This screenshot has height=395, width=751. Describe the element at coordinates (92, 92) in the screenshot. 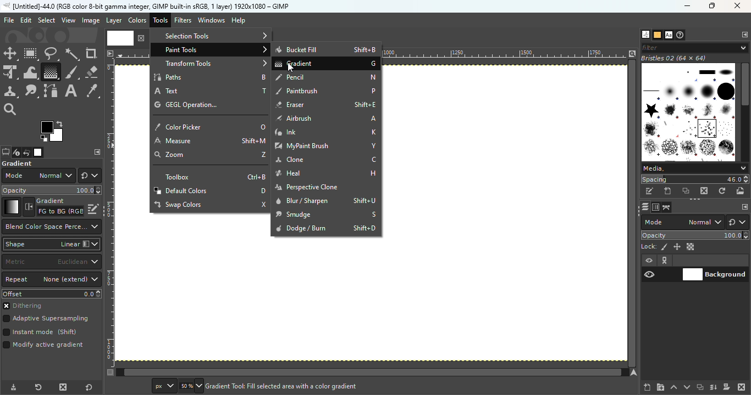

I see `Color picker tool` at that location.